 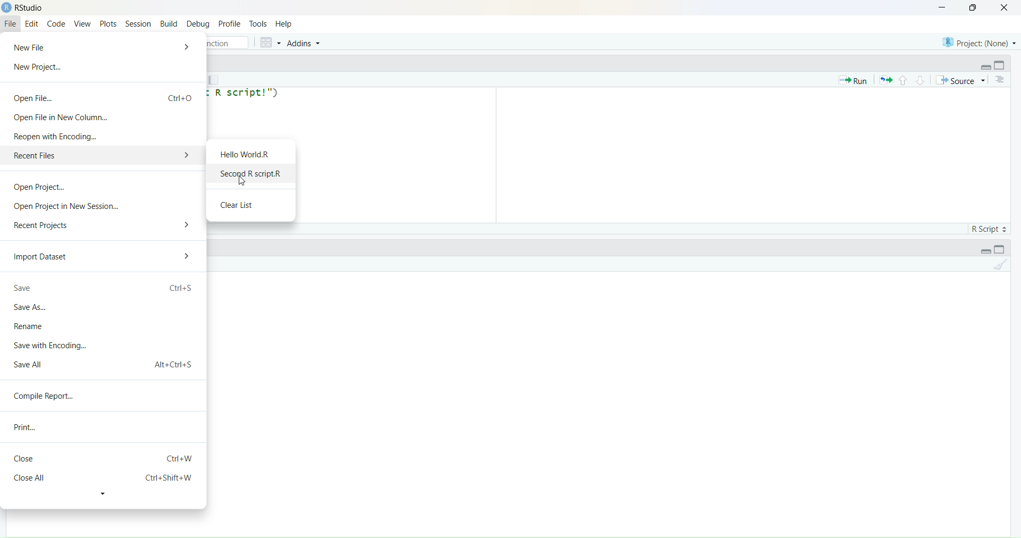 I want to click on Close Ctrl+W, so click(x=105, y=458).